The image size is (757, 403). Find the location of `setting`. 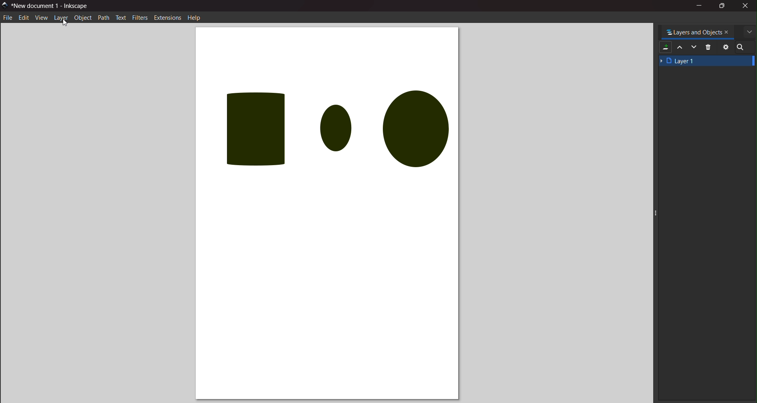

setting is located at coordinates (725, 47).